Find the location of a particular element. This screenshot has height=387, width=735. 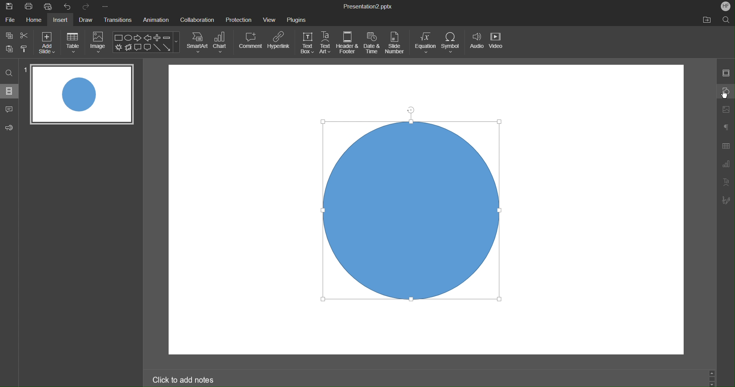

Paragraphs is located at coordinates (726, 127).